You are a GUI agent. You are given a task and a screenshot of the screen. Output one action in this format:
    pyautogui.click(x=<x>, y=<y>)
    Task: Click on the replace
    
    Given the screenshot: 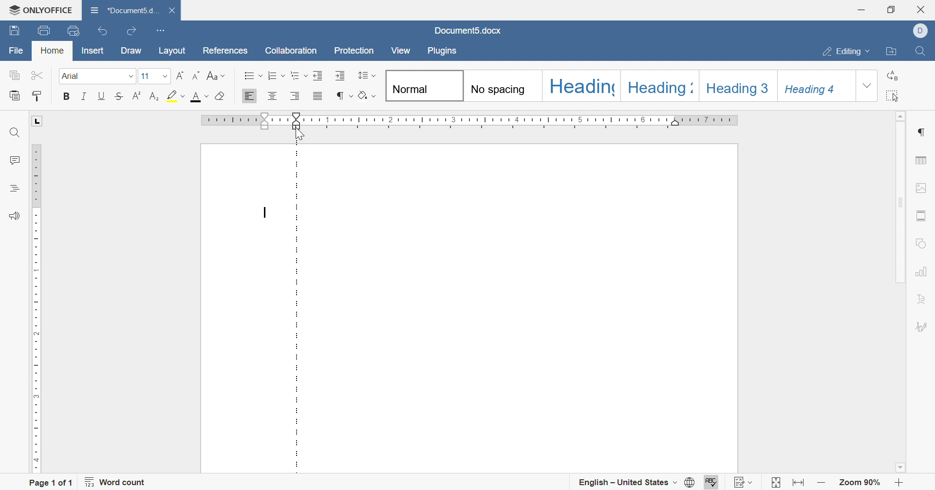 What is the action you would take?
    pyautogui.click(x=896, y=74)
    